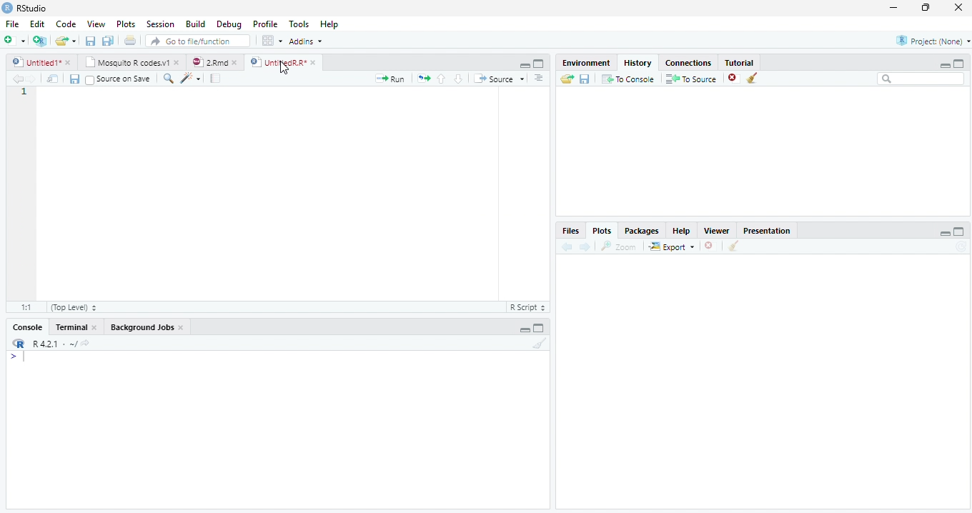 This screenshot has height=513, width=972. I want to click on Source, so click(501, 79).